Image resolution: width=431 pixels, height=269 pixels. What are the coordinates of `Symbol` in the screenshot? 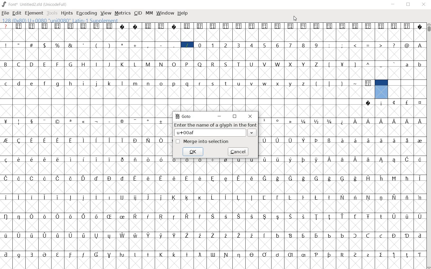 It's located at (58, 235).